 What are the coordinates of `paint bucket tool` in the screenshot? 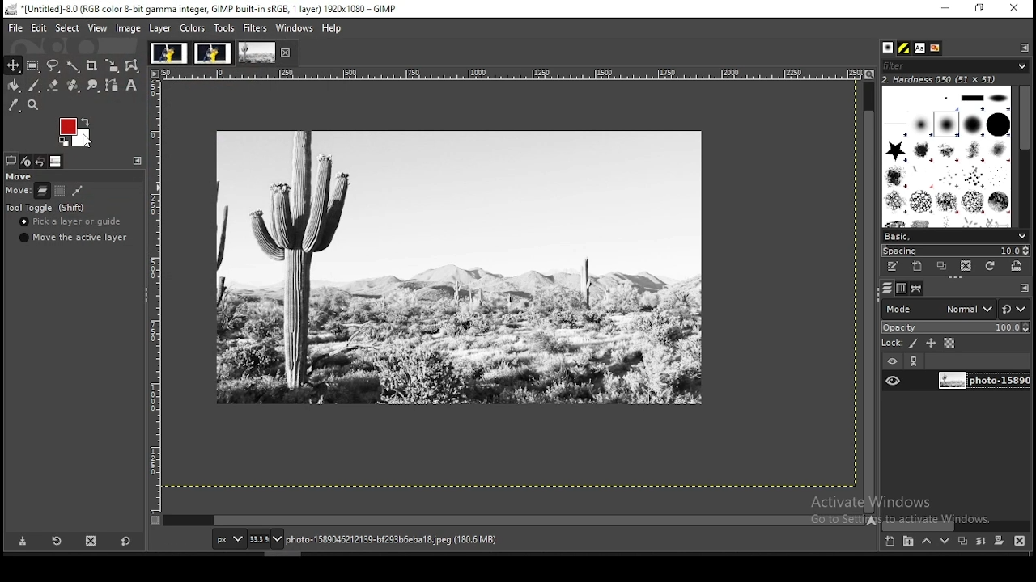 It's located at (14, 86).